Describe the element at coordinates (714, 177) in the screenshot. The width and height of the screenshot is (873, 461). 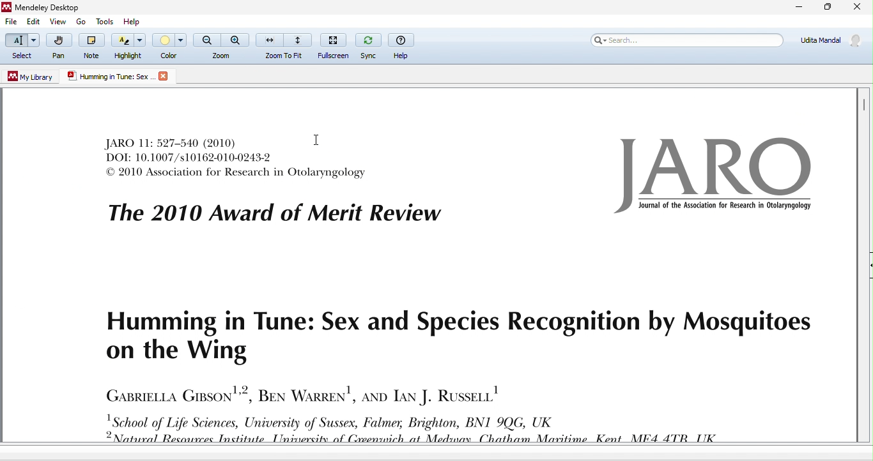
I see `logo` at that location.